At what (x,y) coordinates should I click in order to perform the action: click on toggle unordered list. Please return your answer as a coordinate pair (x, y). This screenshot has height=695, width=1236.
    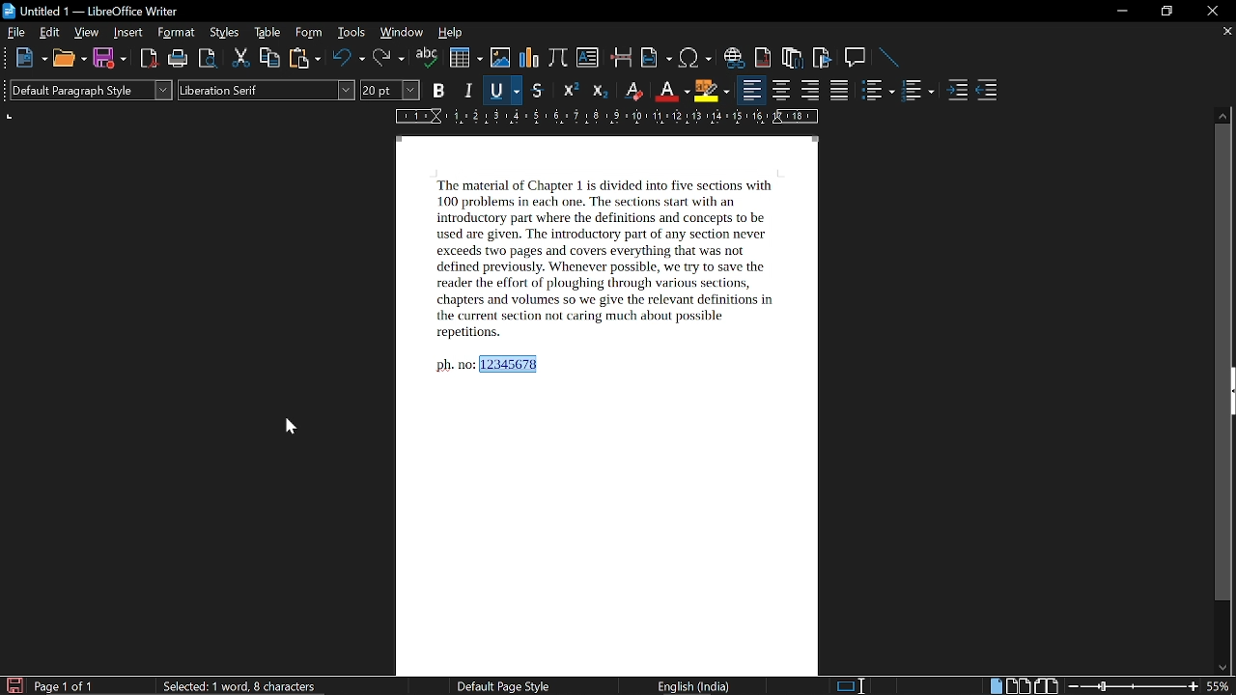
    Looking at the image, I should click on (878, 93).